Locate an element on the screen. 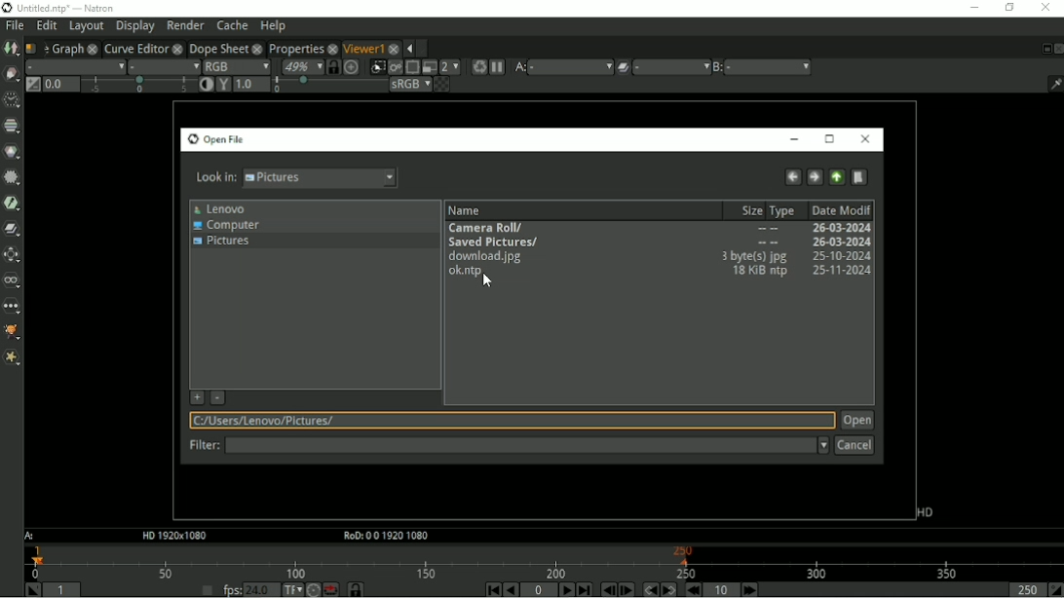  File is located at coordinates (15, 26).